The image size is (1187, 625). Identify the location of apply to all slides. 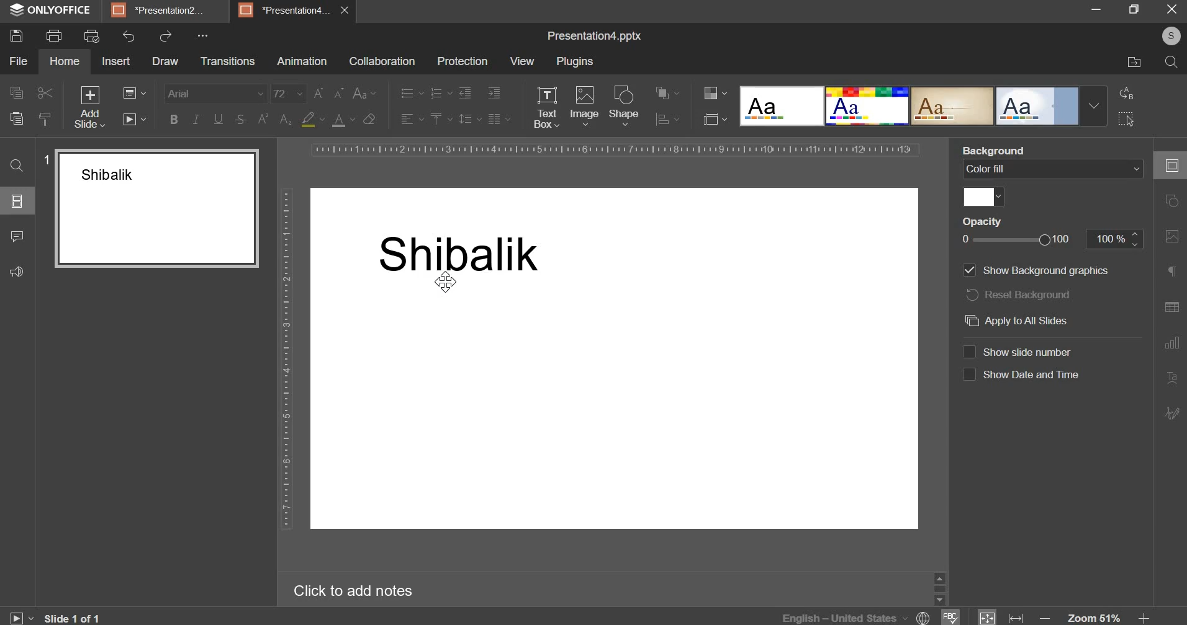
(1021, 320).